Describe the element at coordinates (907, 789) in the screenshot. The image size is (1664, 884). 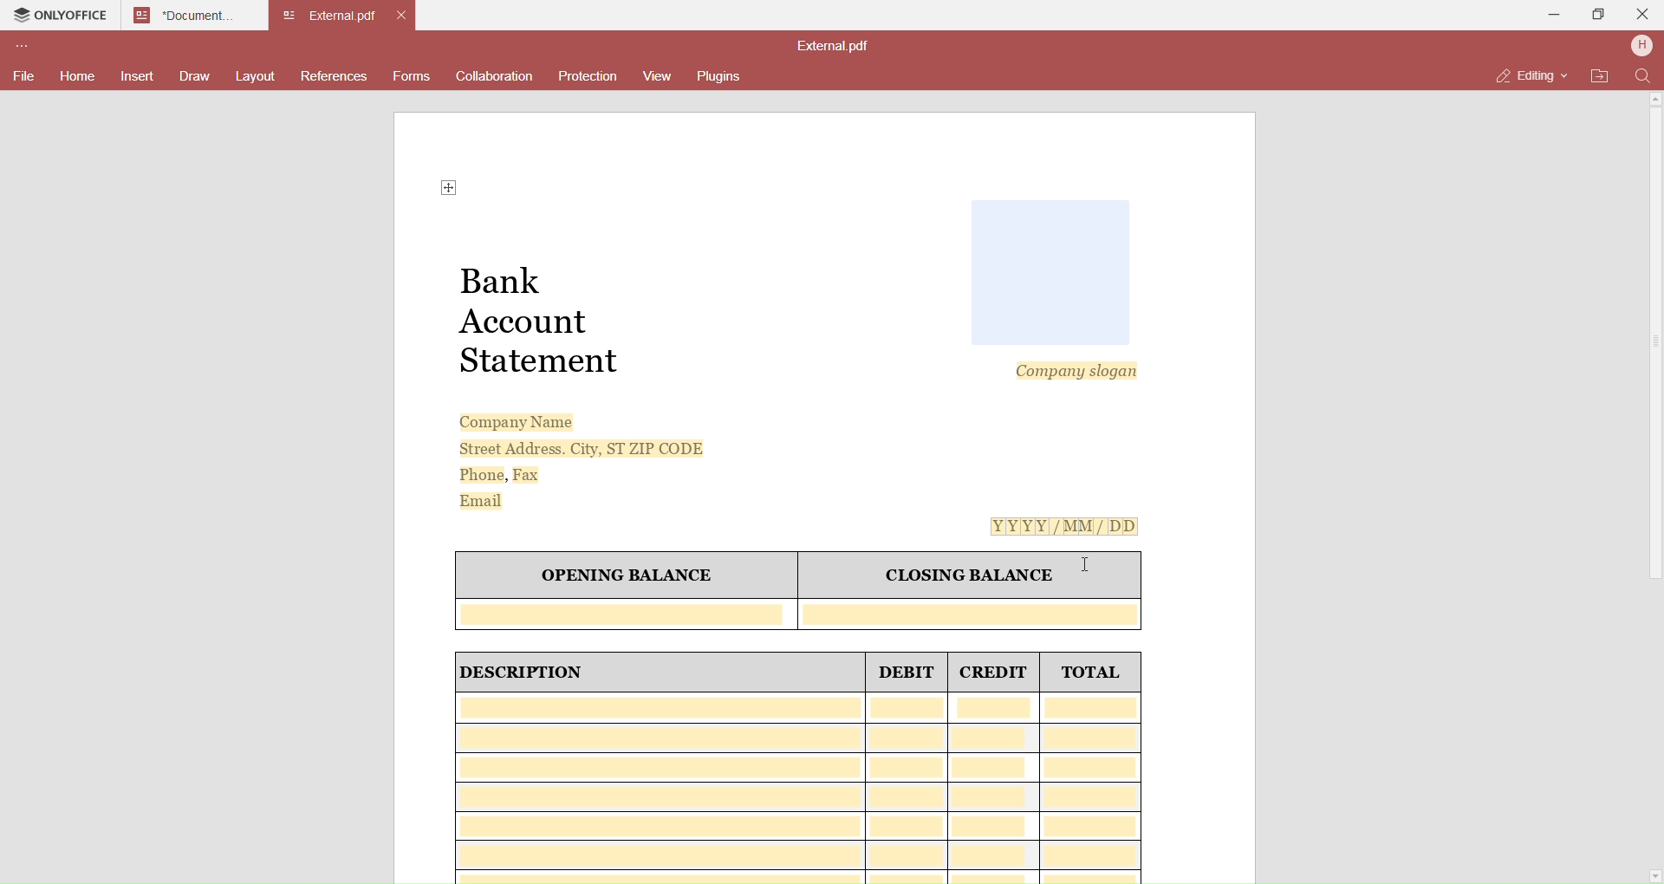
I see `debit cell` at that location.